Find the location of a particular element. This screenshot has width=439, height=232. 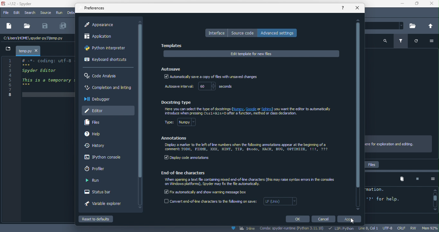

save all is located at coordinates (63, 26).